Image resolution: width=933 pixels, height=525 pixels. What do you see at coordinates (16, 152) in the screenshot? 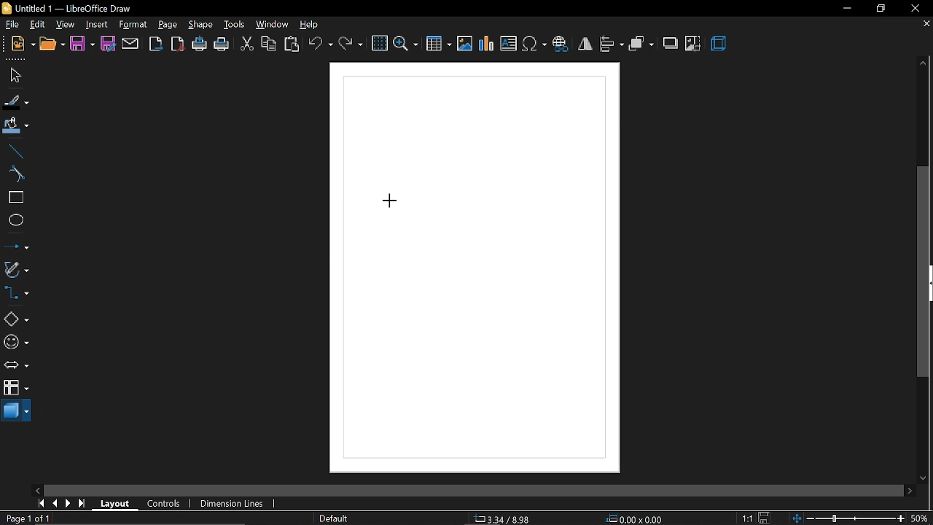
I see `line` at bounding box center [16, 152].